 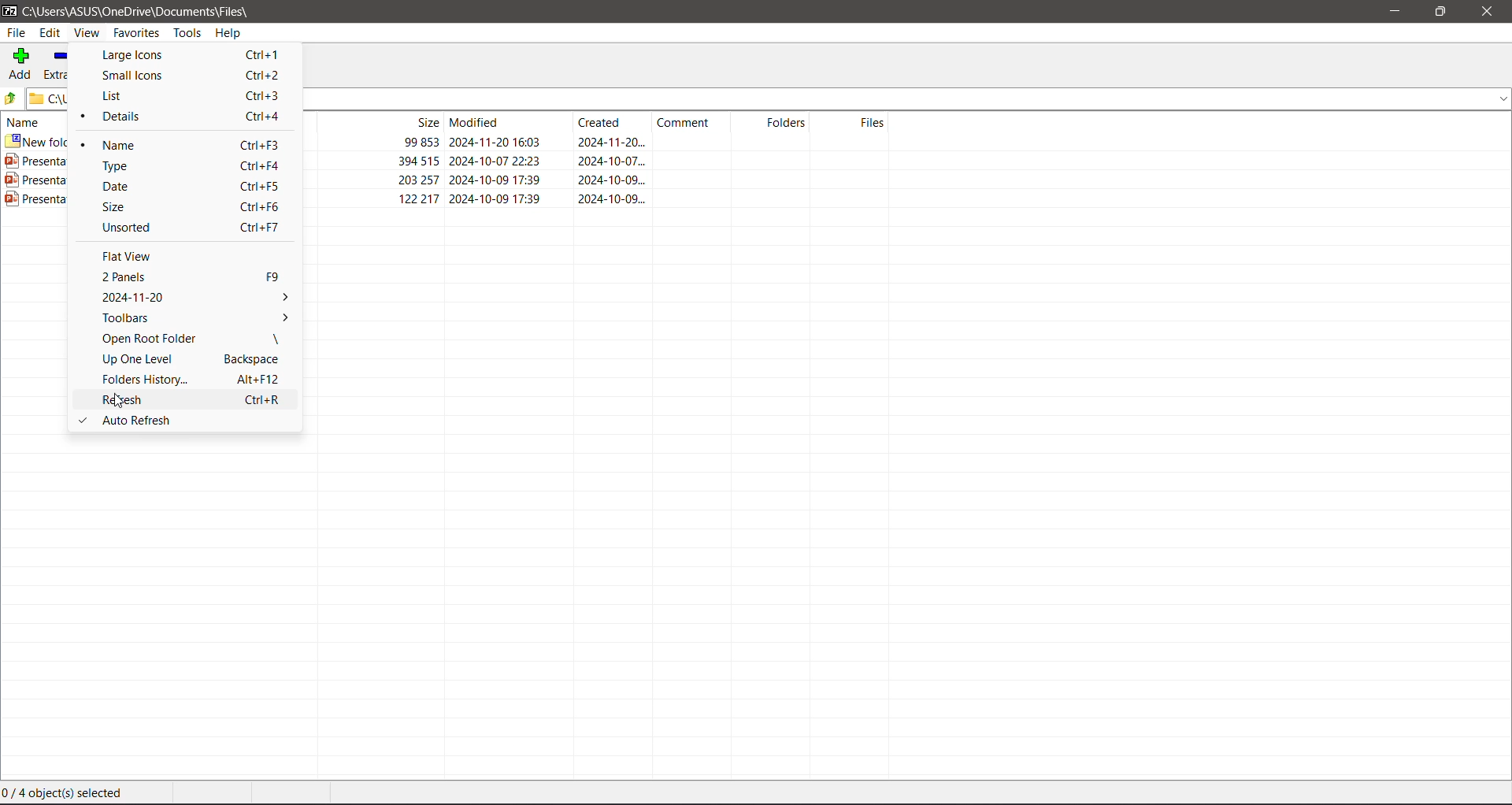 What do you see at coordinates (275, 275) in the screenshot?
I see `f9` at bounding box center [275, 275].